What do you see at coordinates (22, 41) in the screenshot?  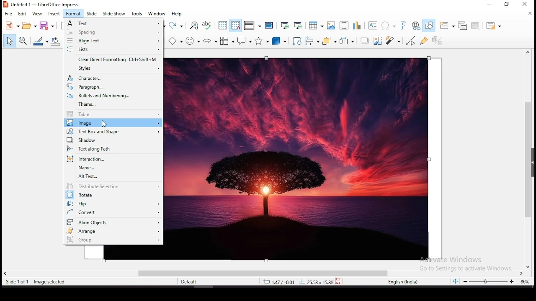 I see `zoom and pan` at bounding box center [22, 41].